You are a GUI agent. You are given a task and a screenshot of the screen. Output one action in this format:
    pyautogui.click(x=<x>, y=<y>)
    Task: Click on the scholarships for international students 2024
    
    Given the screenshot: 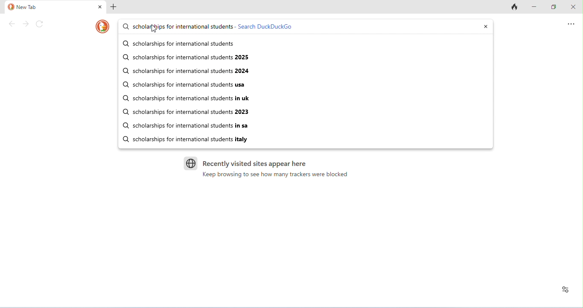 What is the action you would take?
    pyautogui.click(x=193, y=72)
    